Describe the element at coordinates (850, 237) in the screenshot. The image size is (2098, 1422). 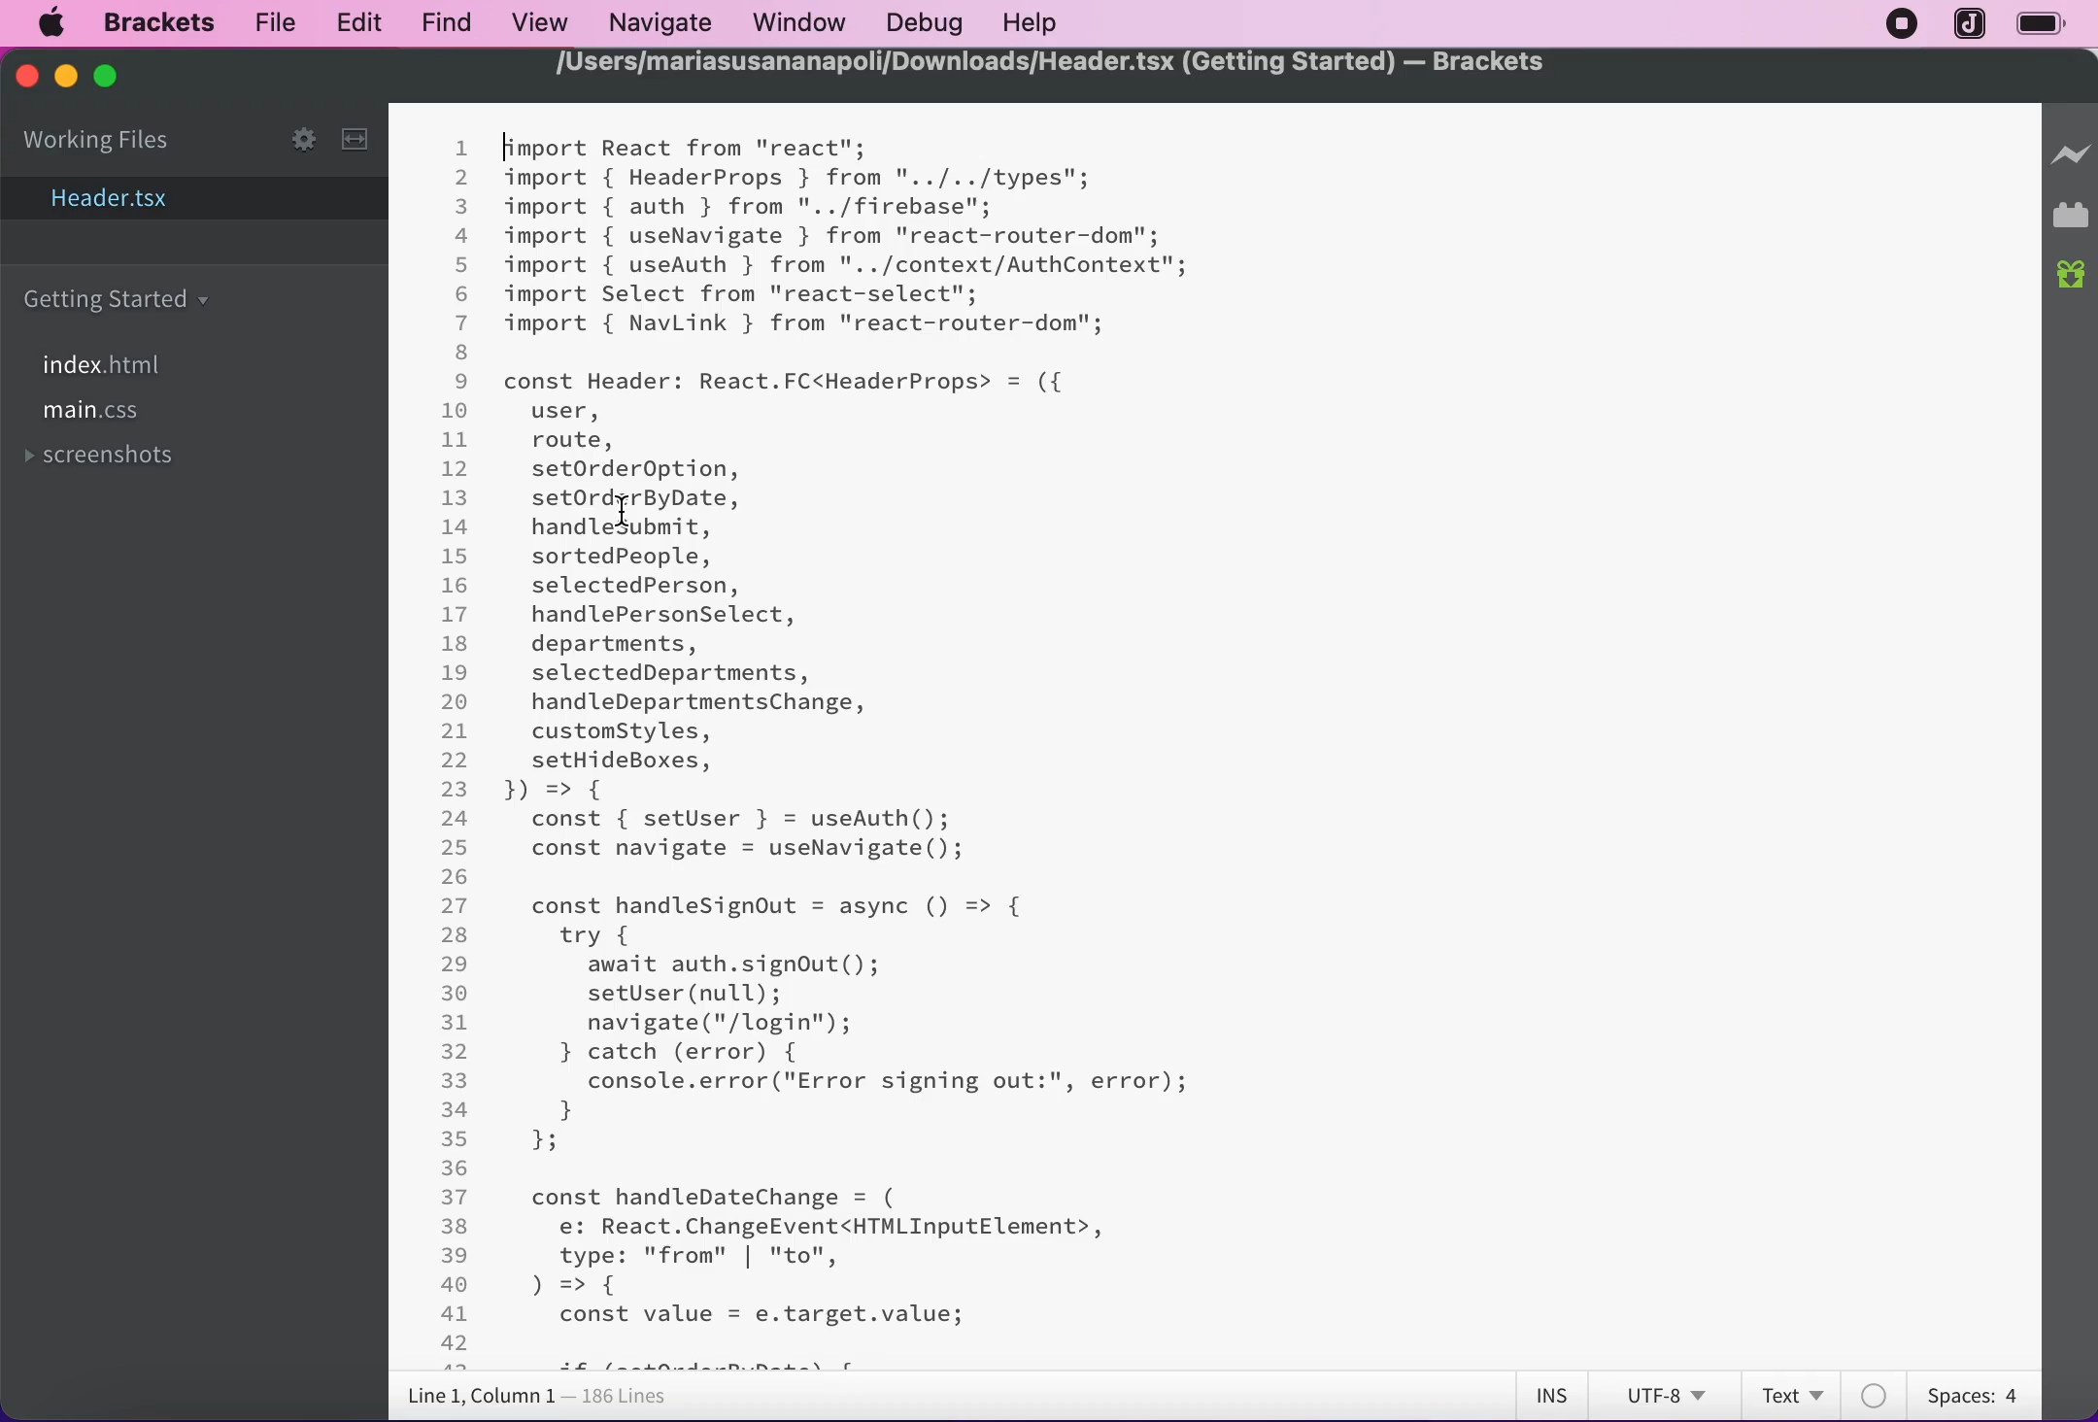
I see `import React from "react";import { HeaderProps } from "../../types";import { auth } from "../firebase";import { useNavigate } from "react-router-dom";import { useAuth } from "../context/AuthContext";import Select from "react-select";import { NavLink } from "react-router-dom";` at that location.